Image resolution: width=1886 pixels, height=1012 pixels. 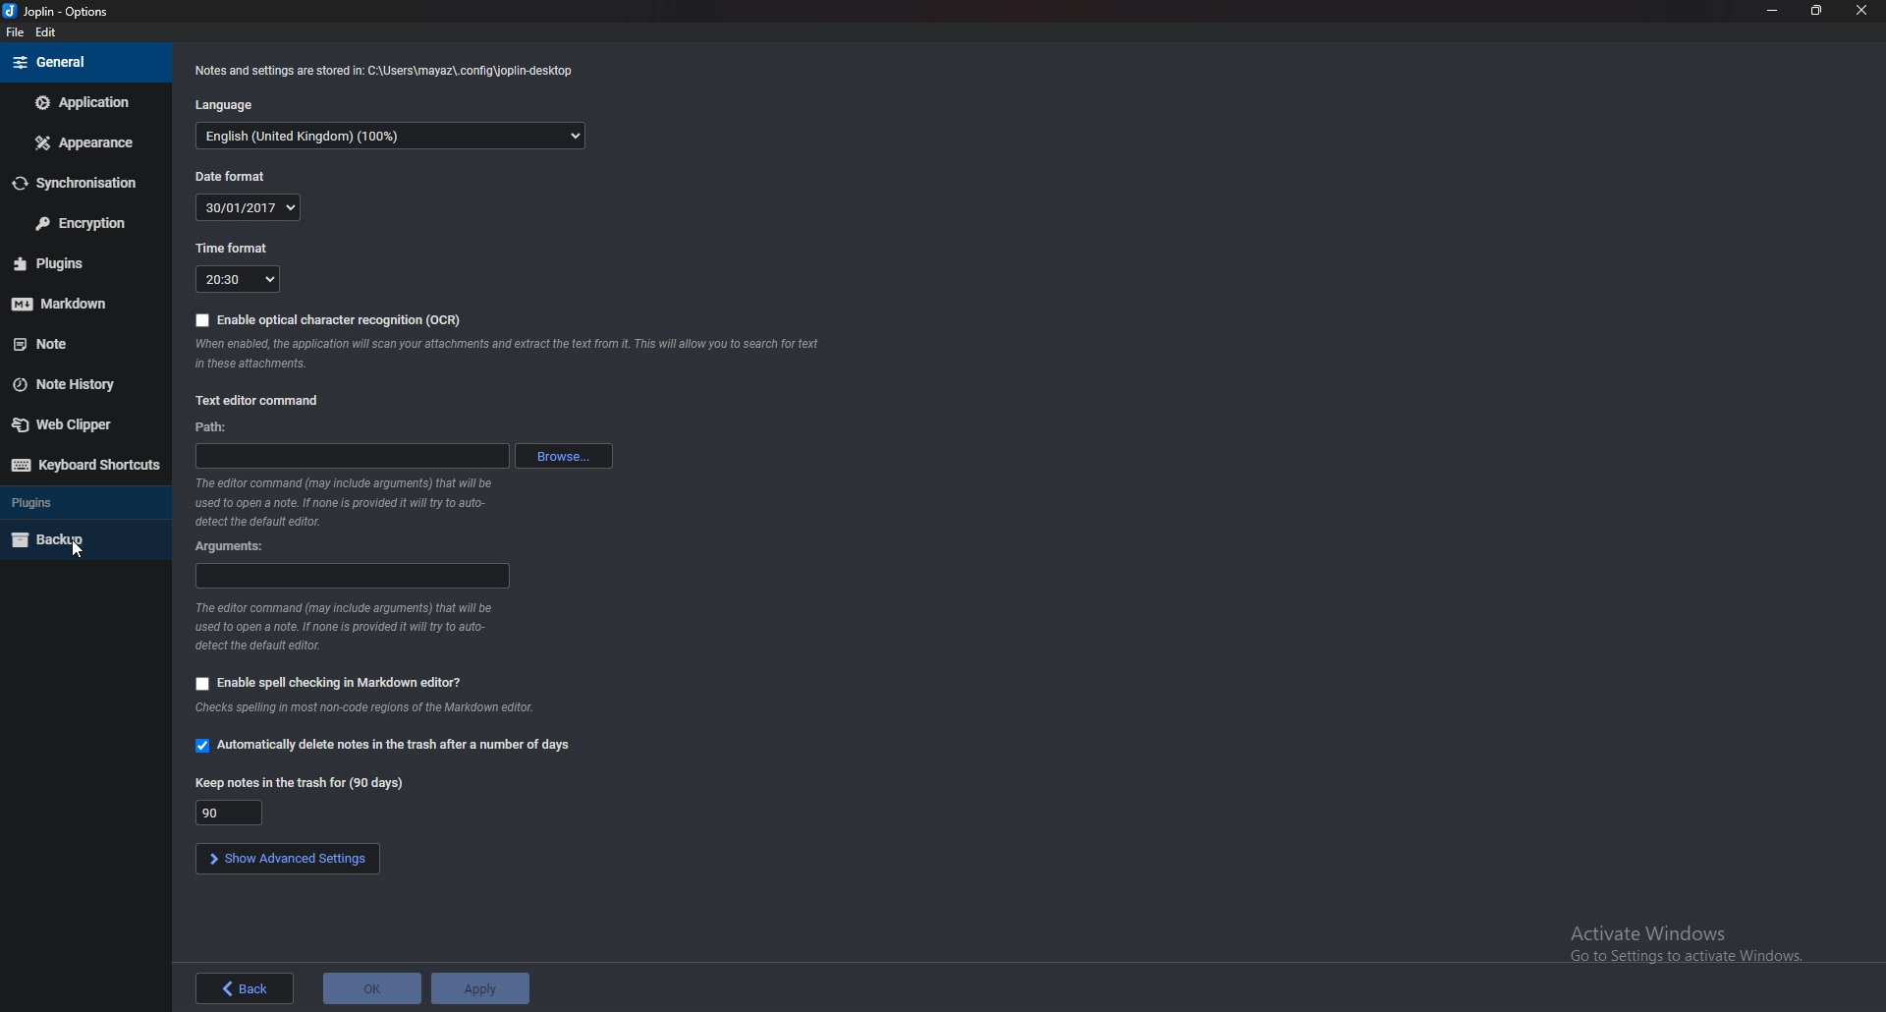 What do you see at coordinates (400, 136) in the screenshot?
I see `English ` at bounding box center [400, 136].